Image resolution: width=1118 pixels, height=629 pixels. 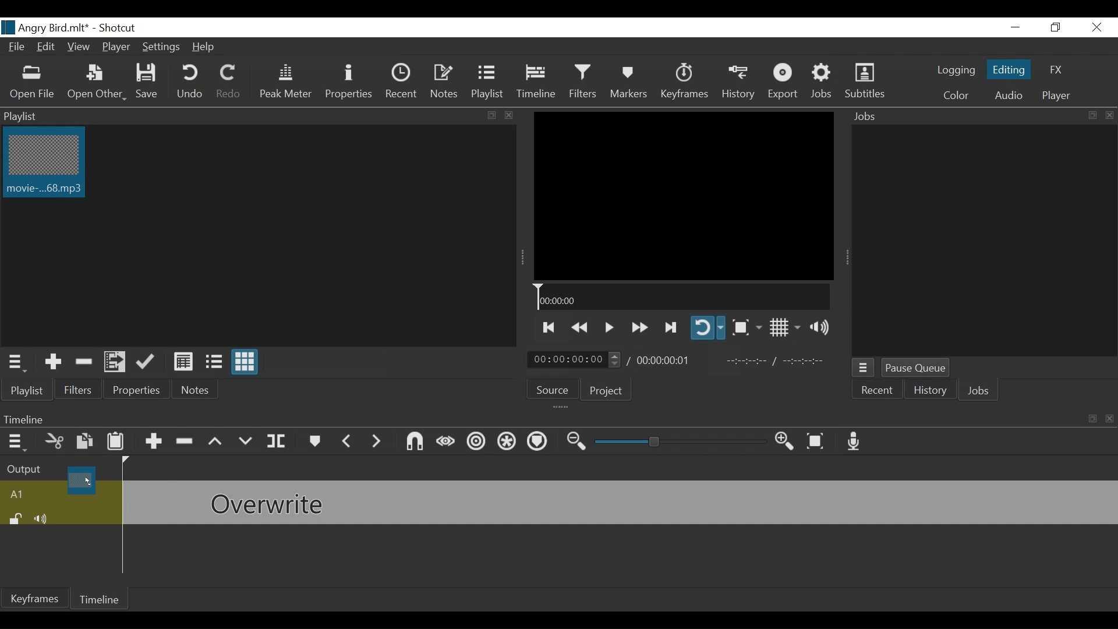 I want to click on Filters, so click(x=76, y=390).